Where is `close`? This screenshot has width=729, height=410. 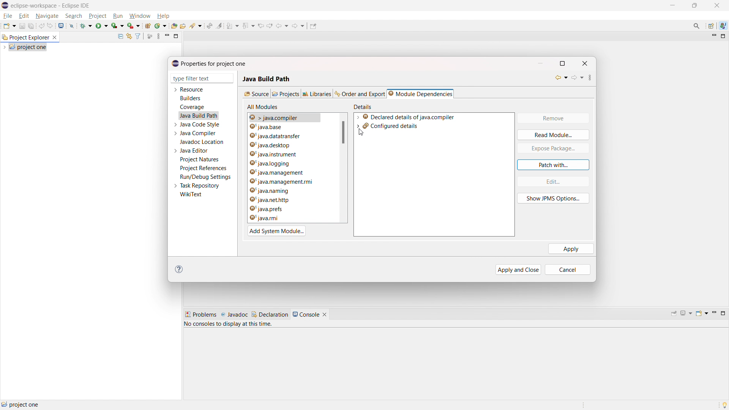 close is located at coordinates (585, 63).